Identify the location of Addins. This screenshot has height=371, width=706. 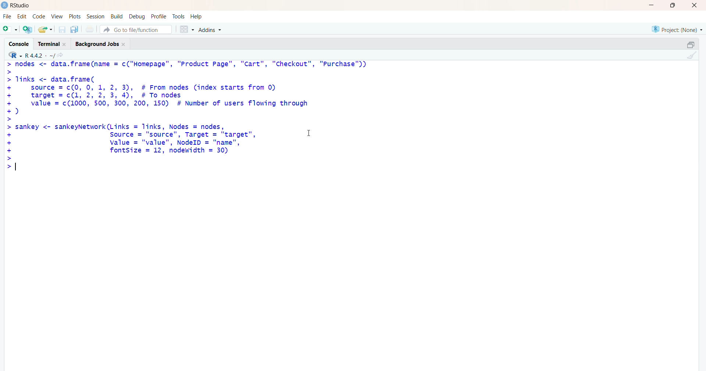
(210, 30).